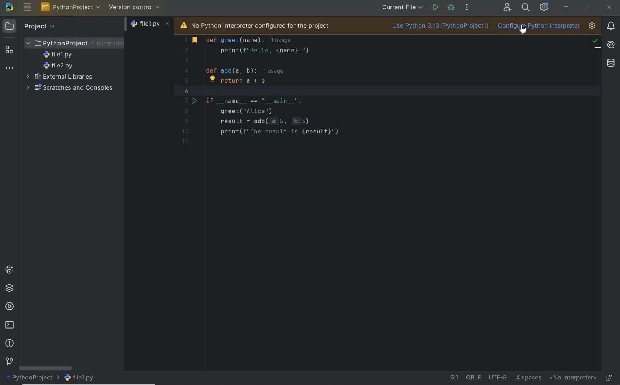 This screenshot has height=385, width=620. I want to click on indent, so click(529, 377).